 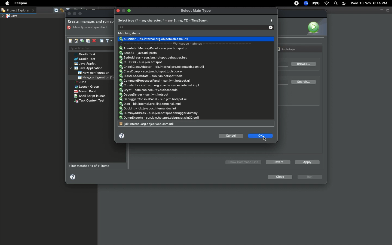 I want to click on CheckClassAdapter - jdk.internal.org.objectweb.asm.util, so click(x=163, y=67).